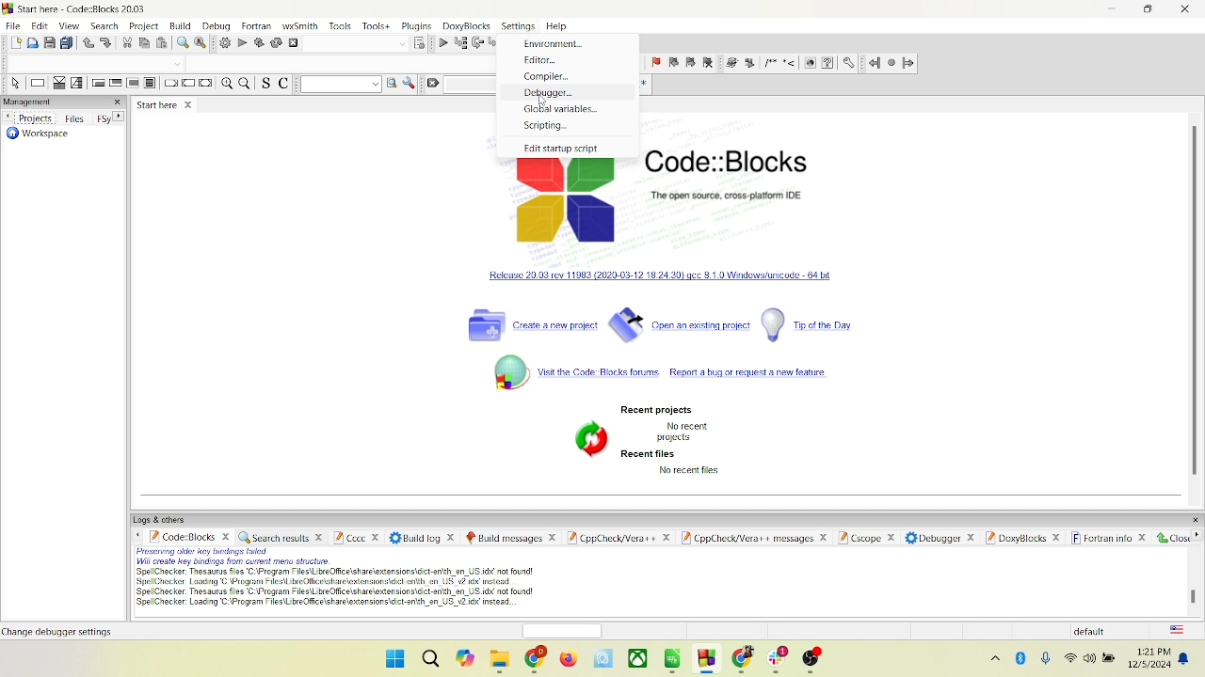 Image resolution: width=1205 pixels, height=677 pixels. What do you see at coordinates (109, 117) in the screenshot?
I see `Fsy` at bounding box center [109, 117].